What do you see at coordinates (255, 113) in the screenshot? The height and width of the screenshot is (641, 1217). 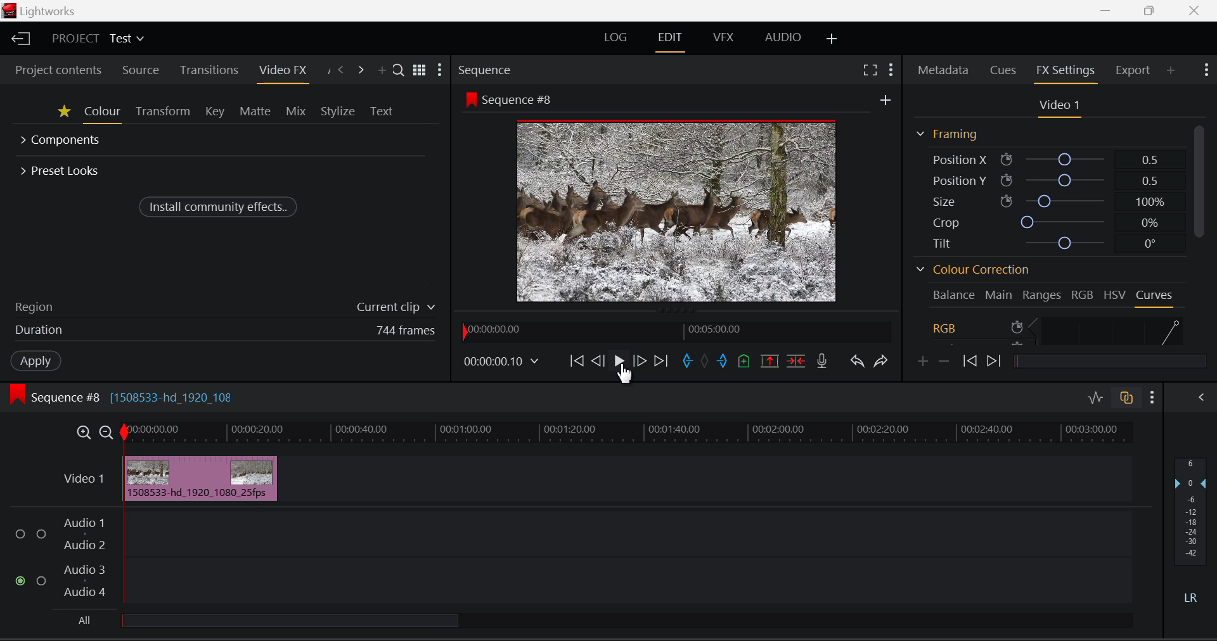 I see `Matte` at bounding box center [255, 113].